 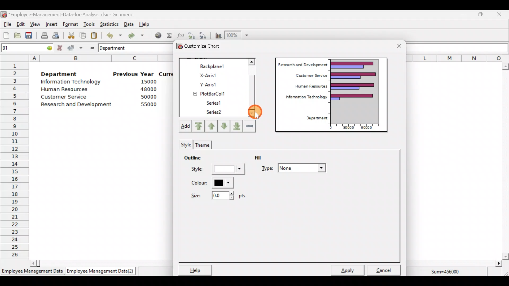 I want to click on Maximize, so click(x=481, y=14).